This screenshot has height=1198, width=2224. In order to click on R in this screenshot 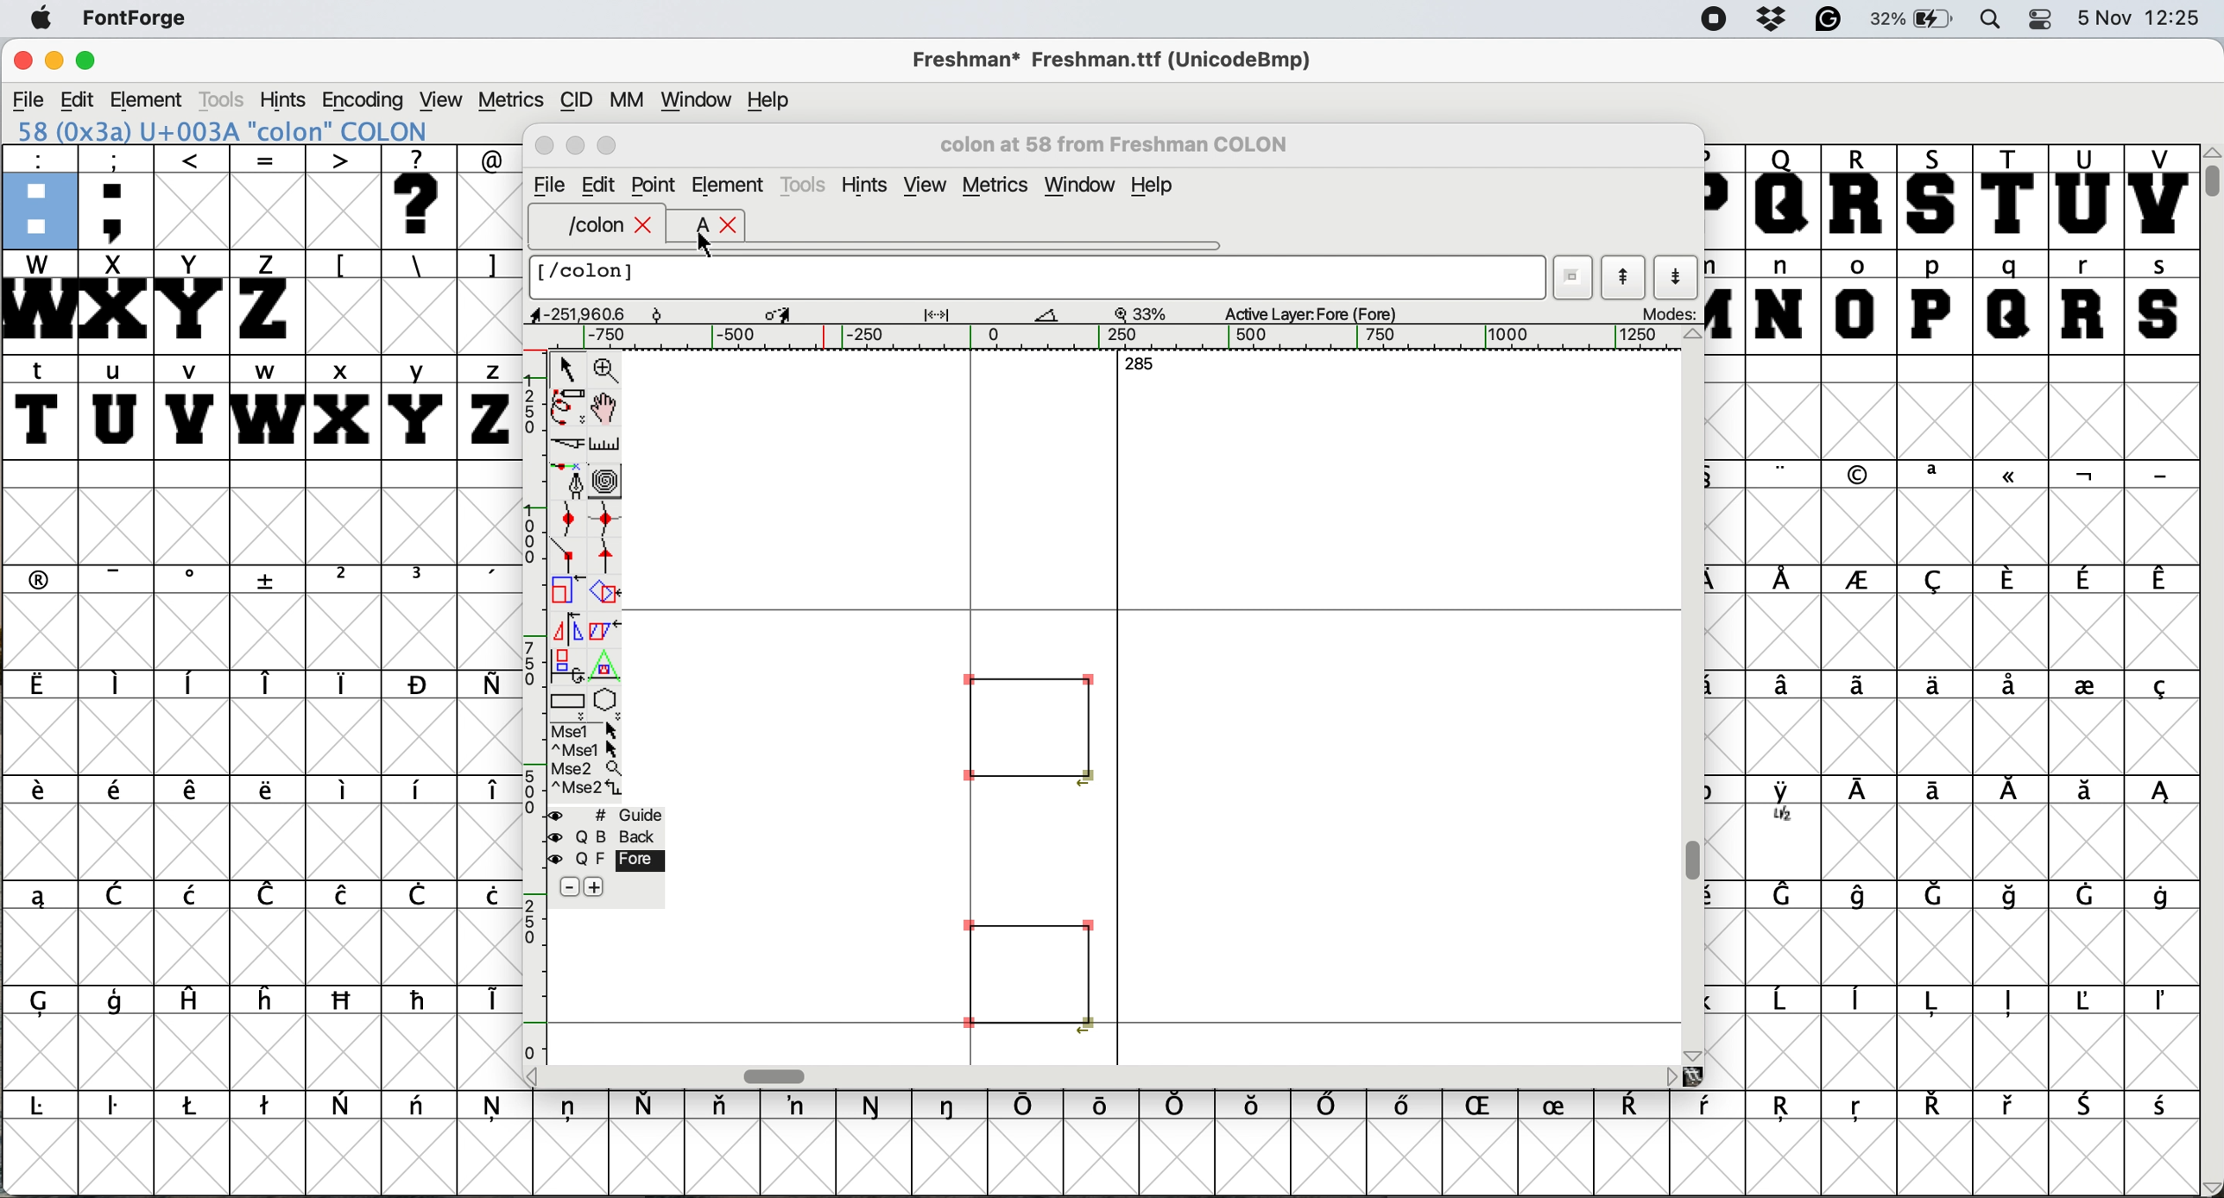, I will do `click(1861, 195)`.